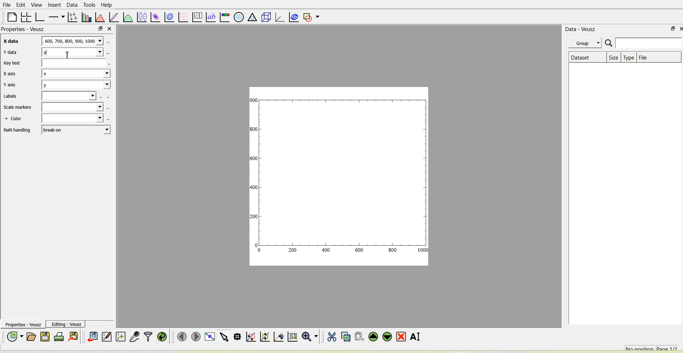 The height and width of the screenshot is (353, 683). I want to click on File, so click(645, 57).